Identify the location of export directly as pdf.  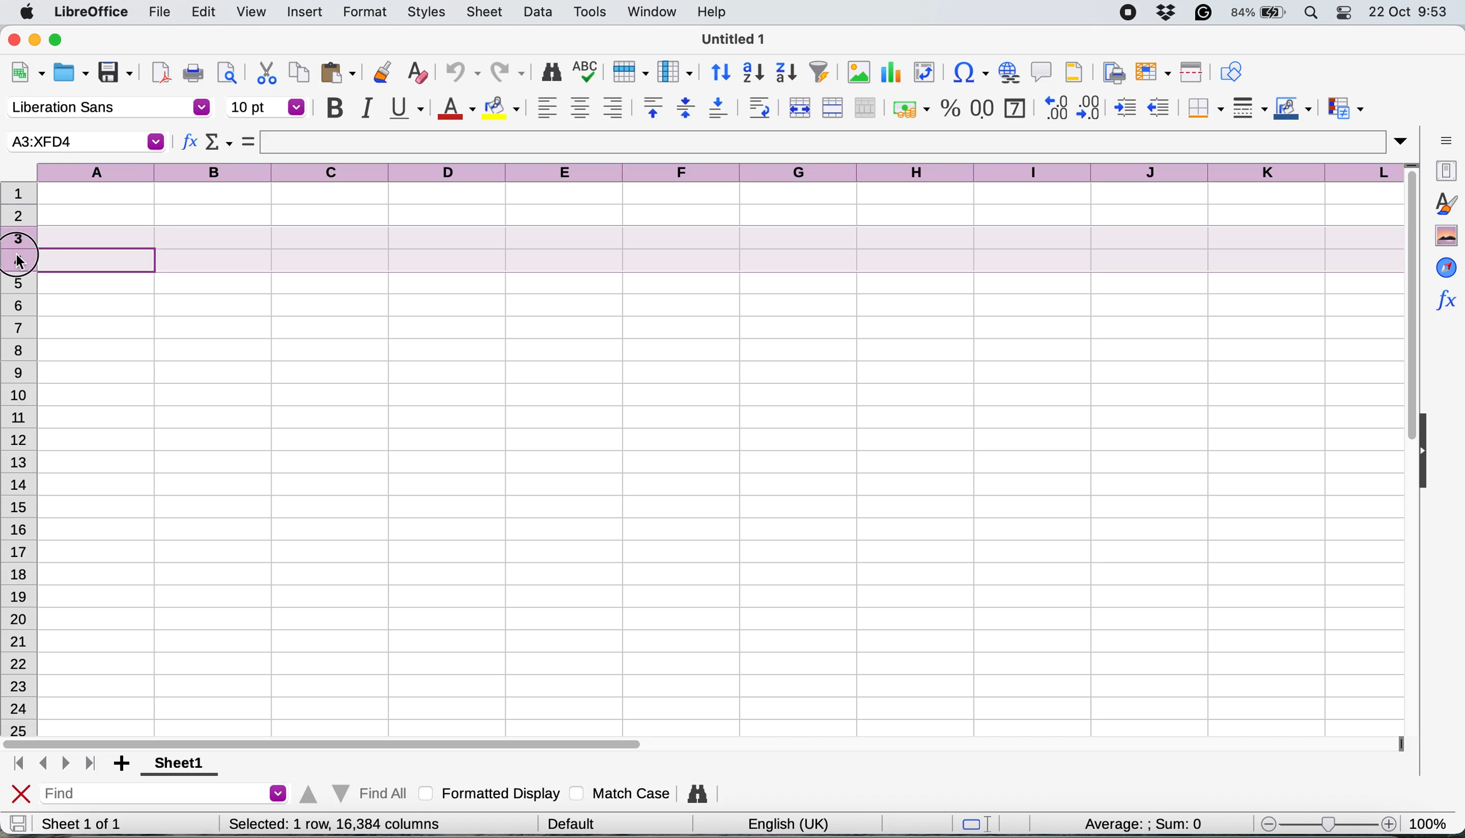
(162, 73).